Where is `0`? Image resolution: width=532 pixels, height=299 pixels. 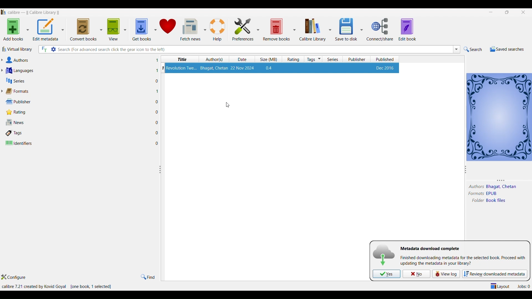
0 is located at coordinates (157, 143).